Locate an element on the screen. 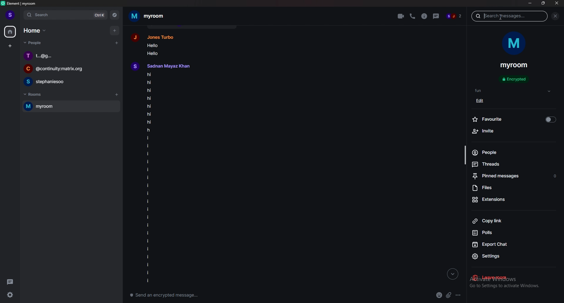 The width and height of the screenshot is (564, 303). home is located at coordinates (11, 31).